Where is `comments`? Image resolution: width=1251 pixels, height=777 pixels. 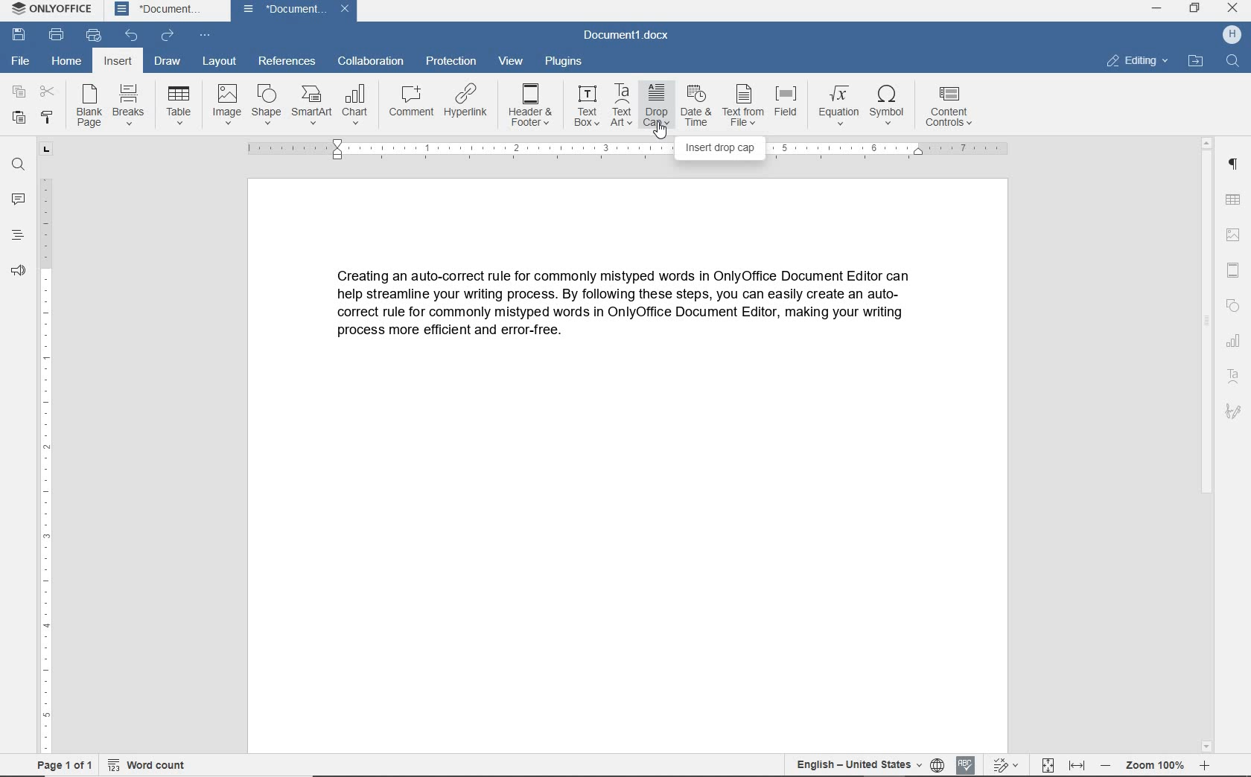 comments is located at coordinates (16, 199).